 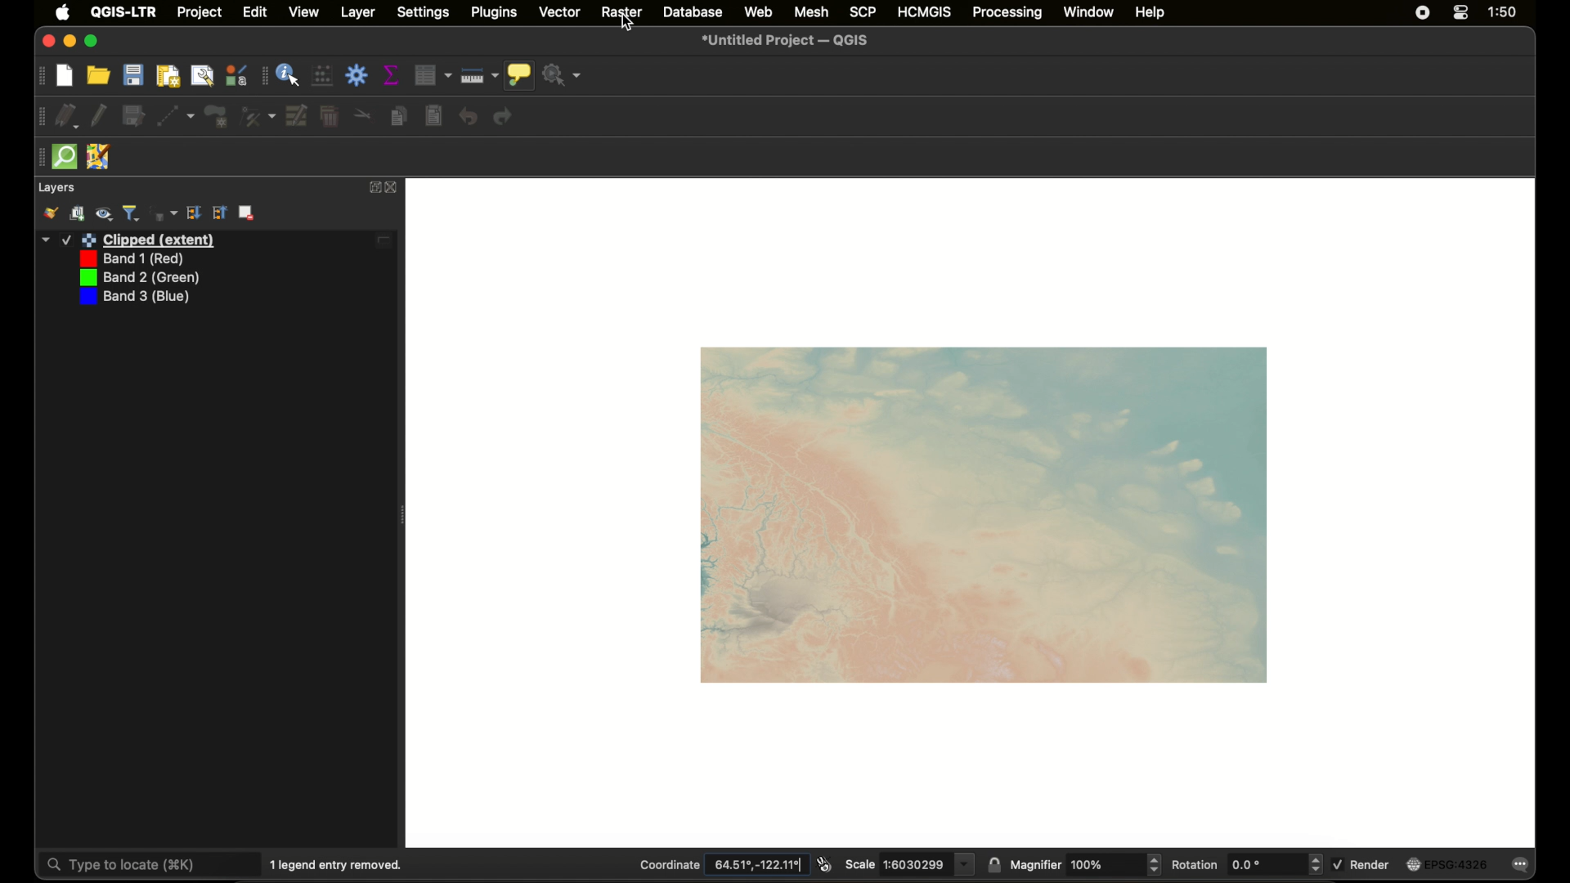 What do you see at coordinates (859, 11) in the screenshot?
I see `scp` at bounding box center [859, 11].